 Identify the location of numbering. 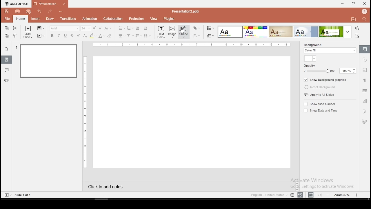
(130, 28).